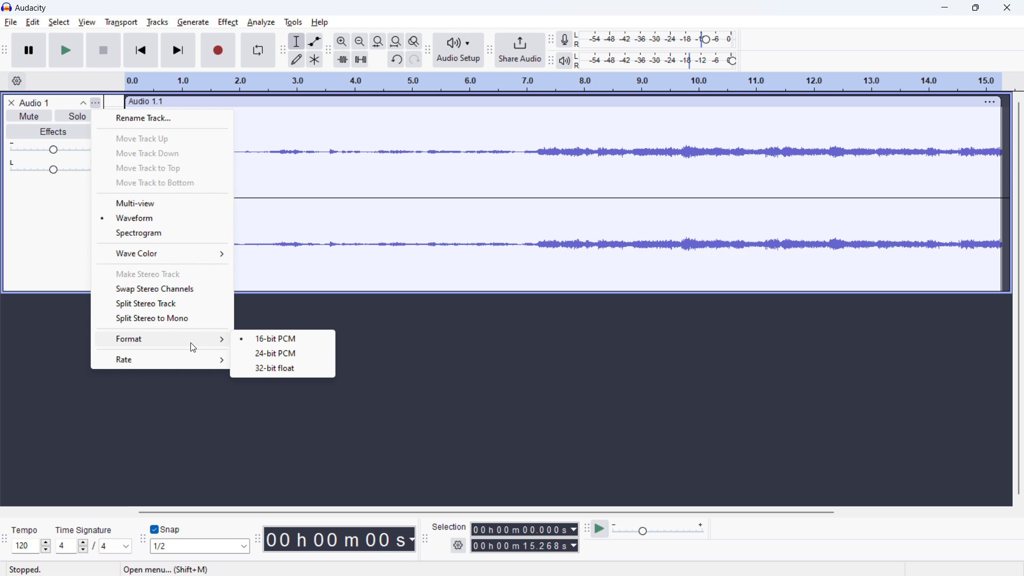 Image resolution: width=1024 pixels, height=576 pixels. Describe the element at coordinates (378, 41) in the screenshot. I see `fit selection to width` at that location.